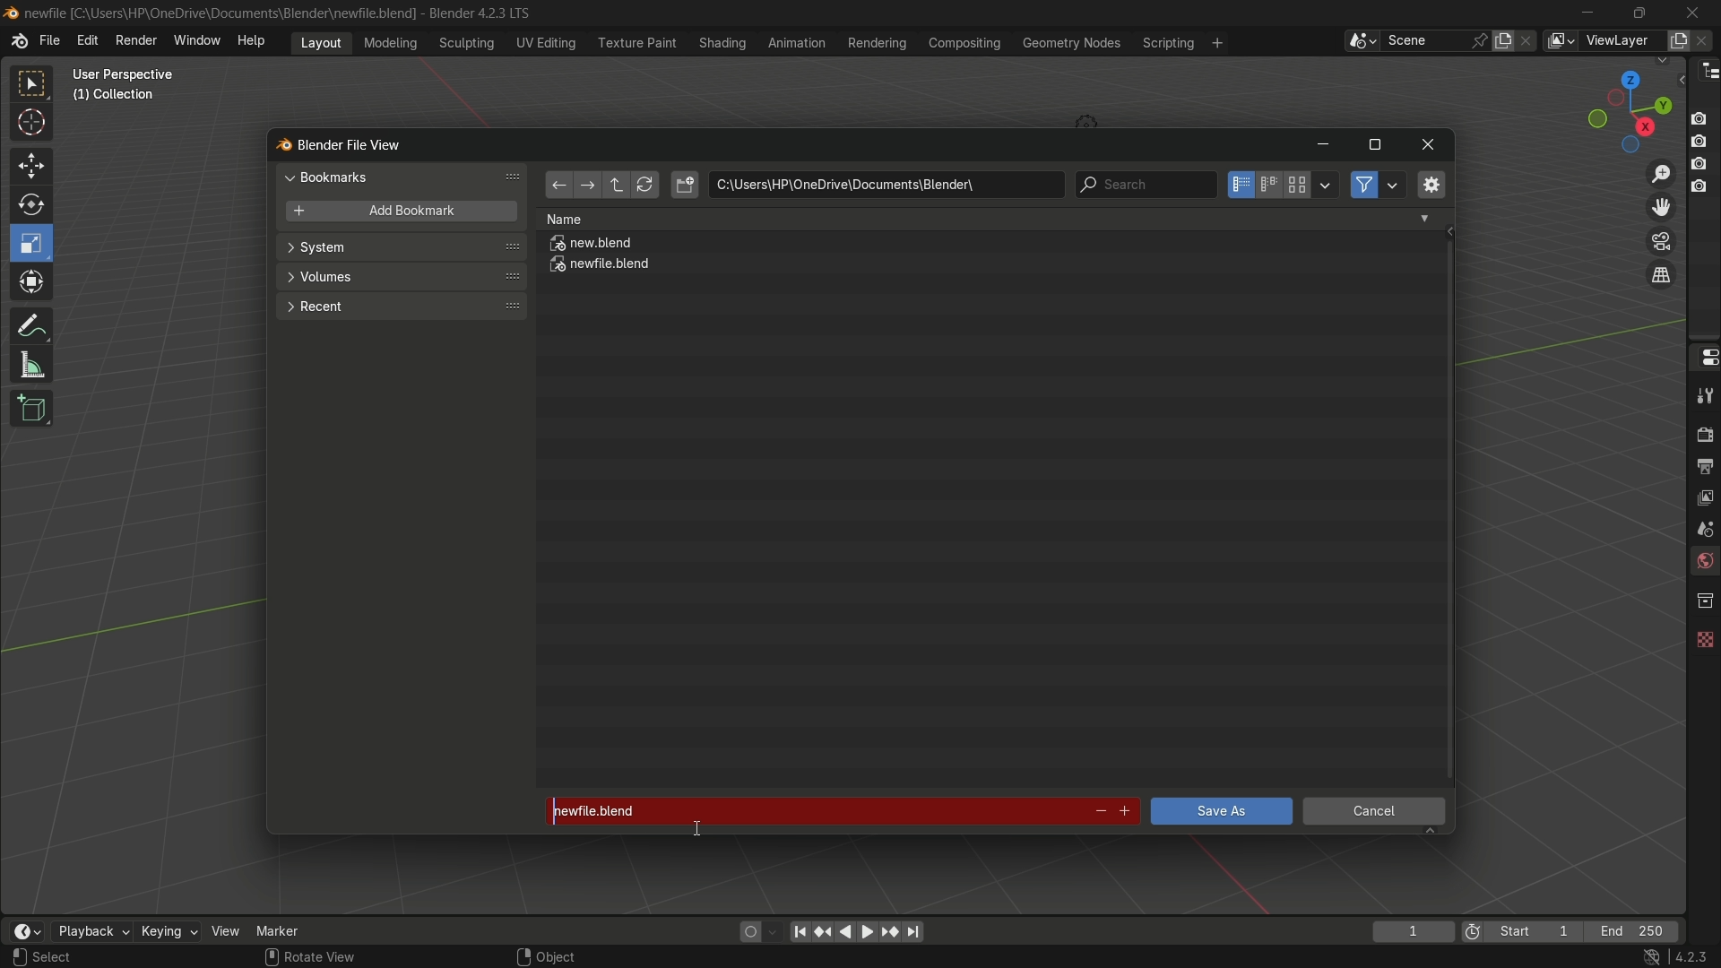  I want to click on first frame of the playback, so click(1522, 931).